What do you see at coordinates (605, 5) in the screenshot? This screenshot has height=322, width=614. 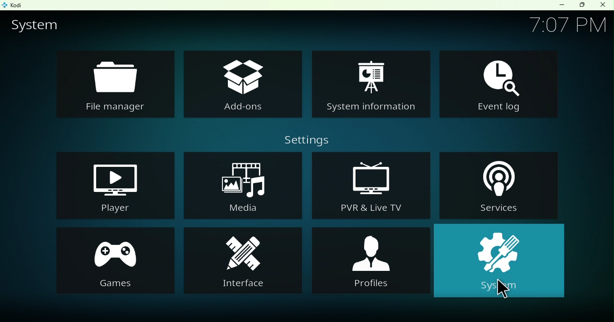 I see `Close` at bounding box center [605, 5].